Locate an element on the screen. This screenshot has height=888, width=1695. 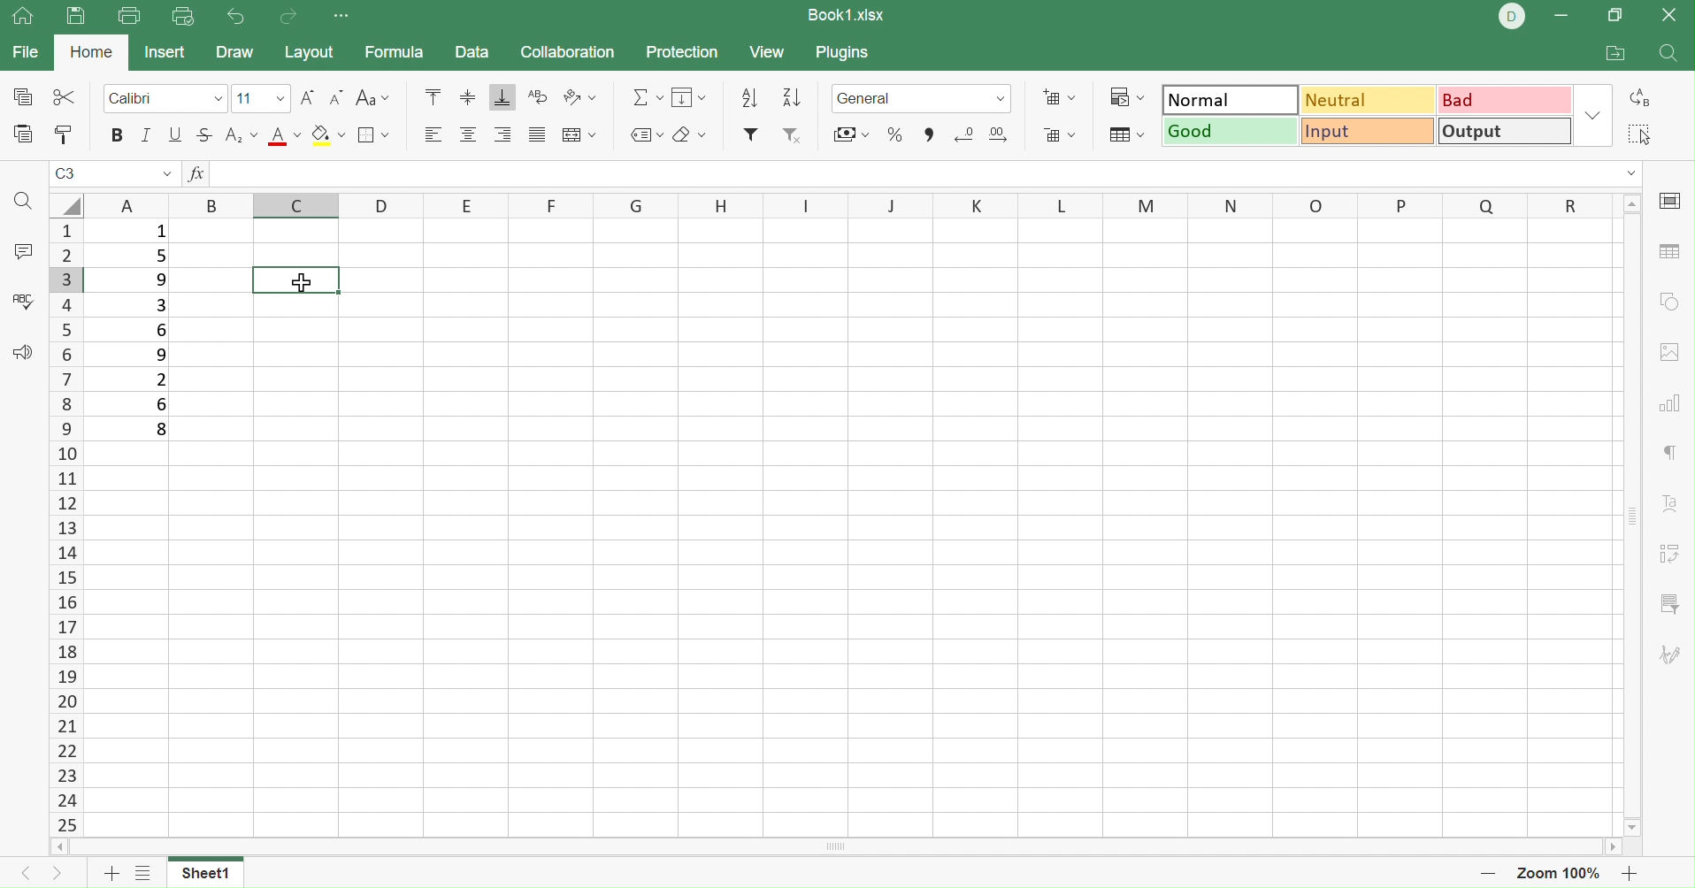
Zoom out is located at coordinates (1487, 875).